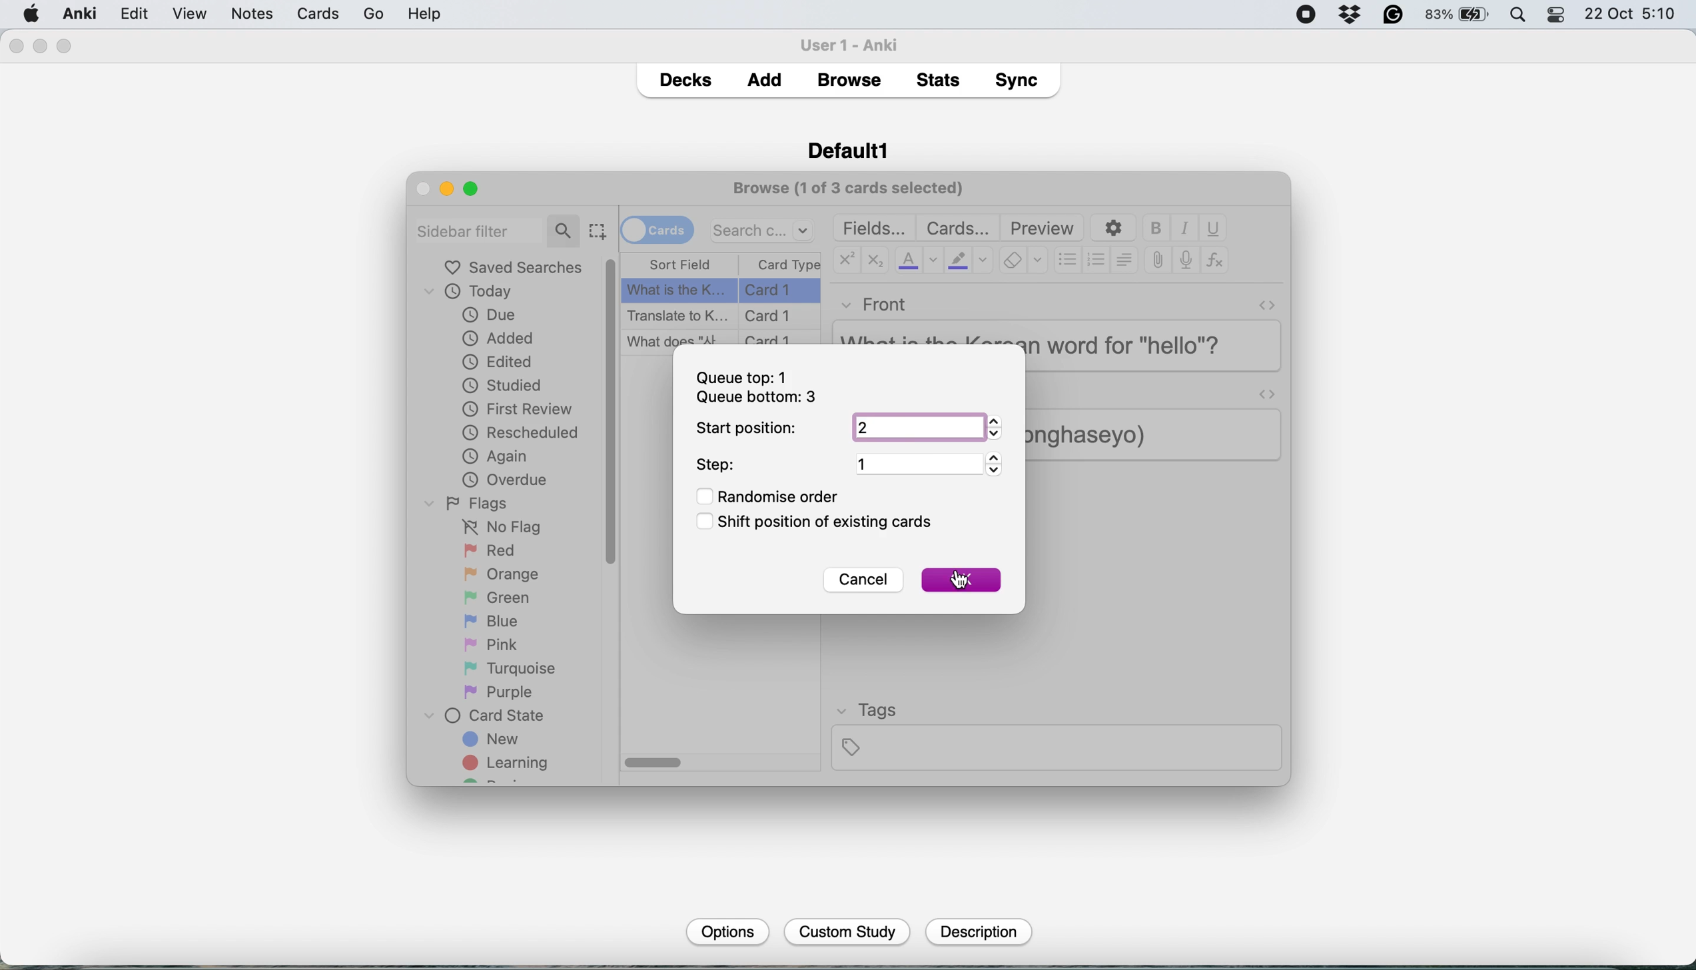 The image size is (1696, 970). I want to click on file, so click(133, 14).